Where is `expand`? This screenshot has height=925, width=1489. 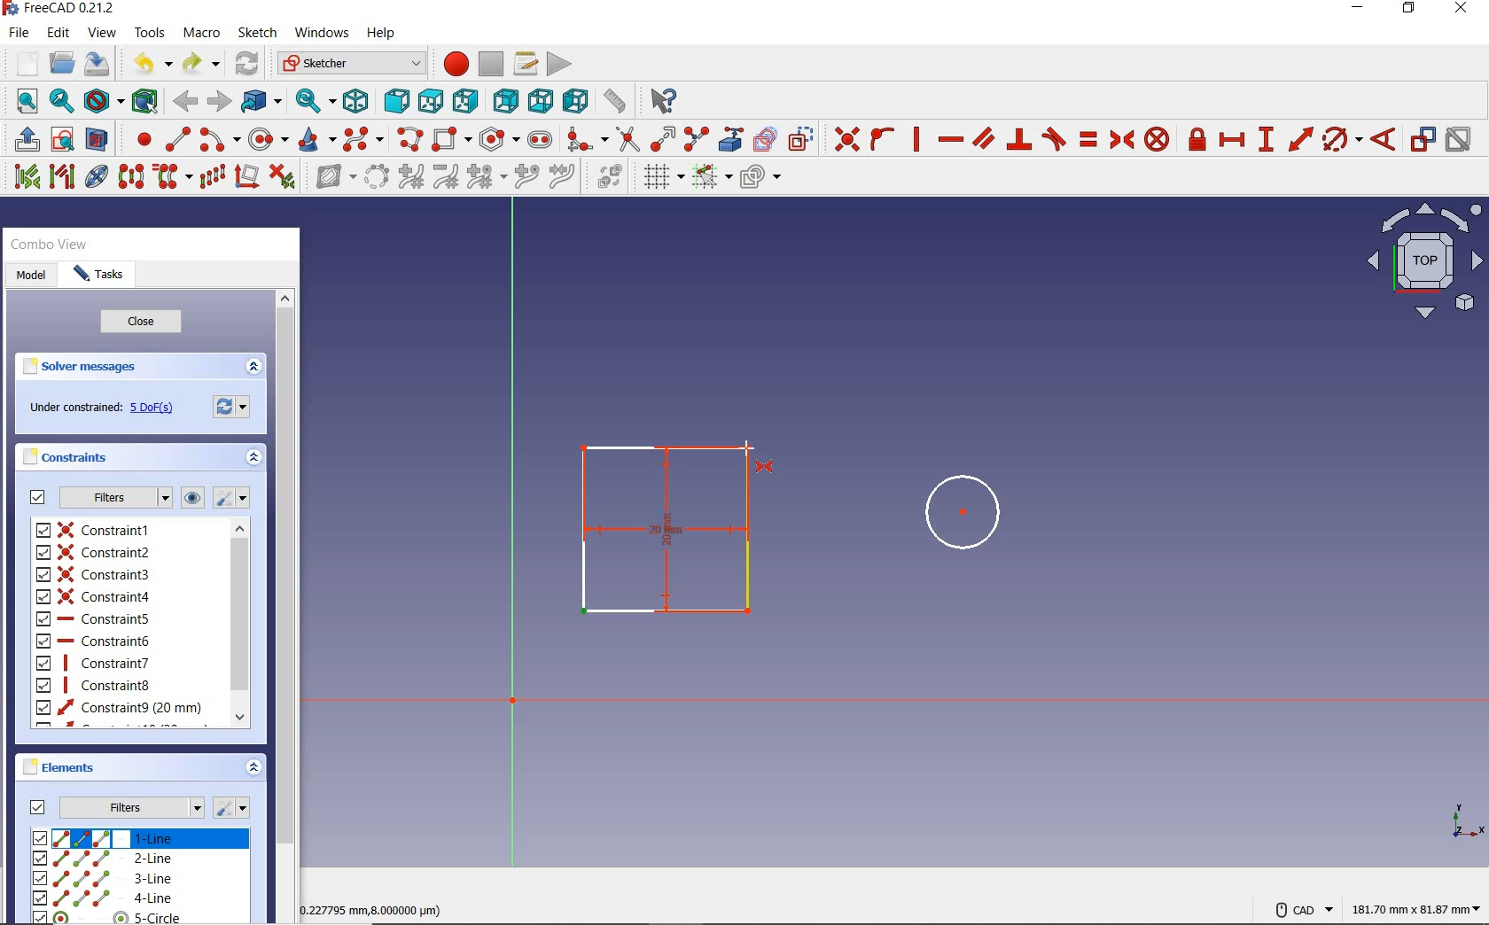 expand is located at coordinates (257, 368).